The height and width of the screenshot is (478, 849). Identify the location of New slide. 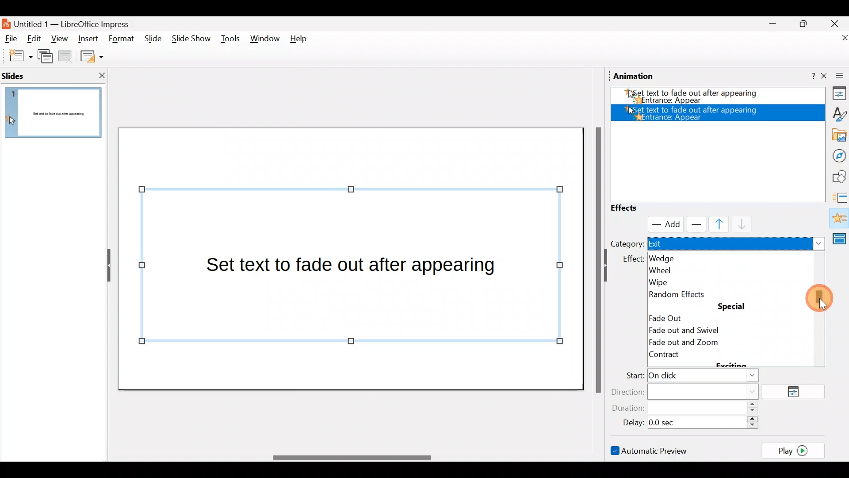
(16, 56).